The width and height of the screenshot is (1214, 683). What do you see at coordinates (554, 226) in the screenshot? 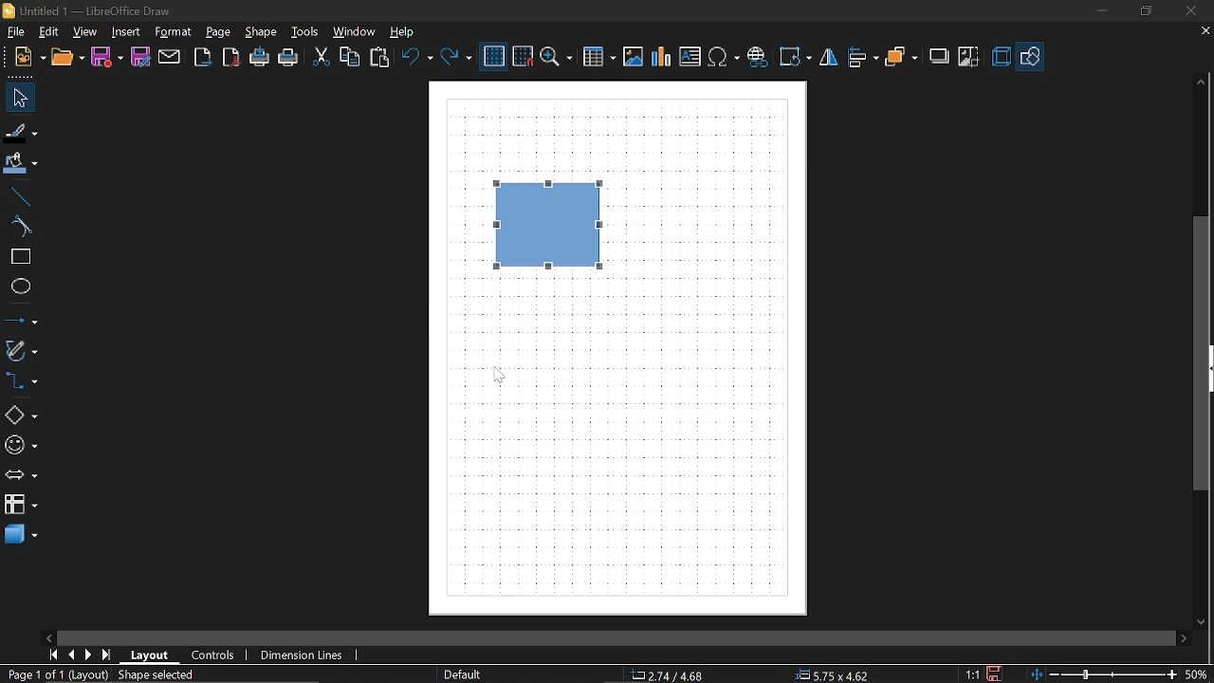
I see `Selected shape` at bounding box center [554, 226].